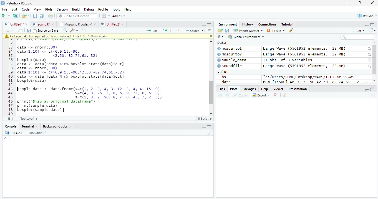 The width and height of the screenshot is (378, 199). I want to click on Background Jobs, so click(57, 126).